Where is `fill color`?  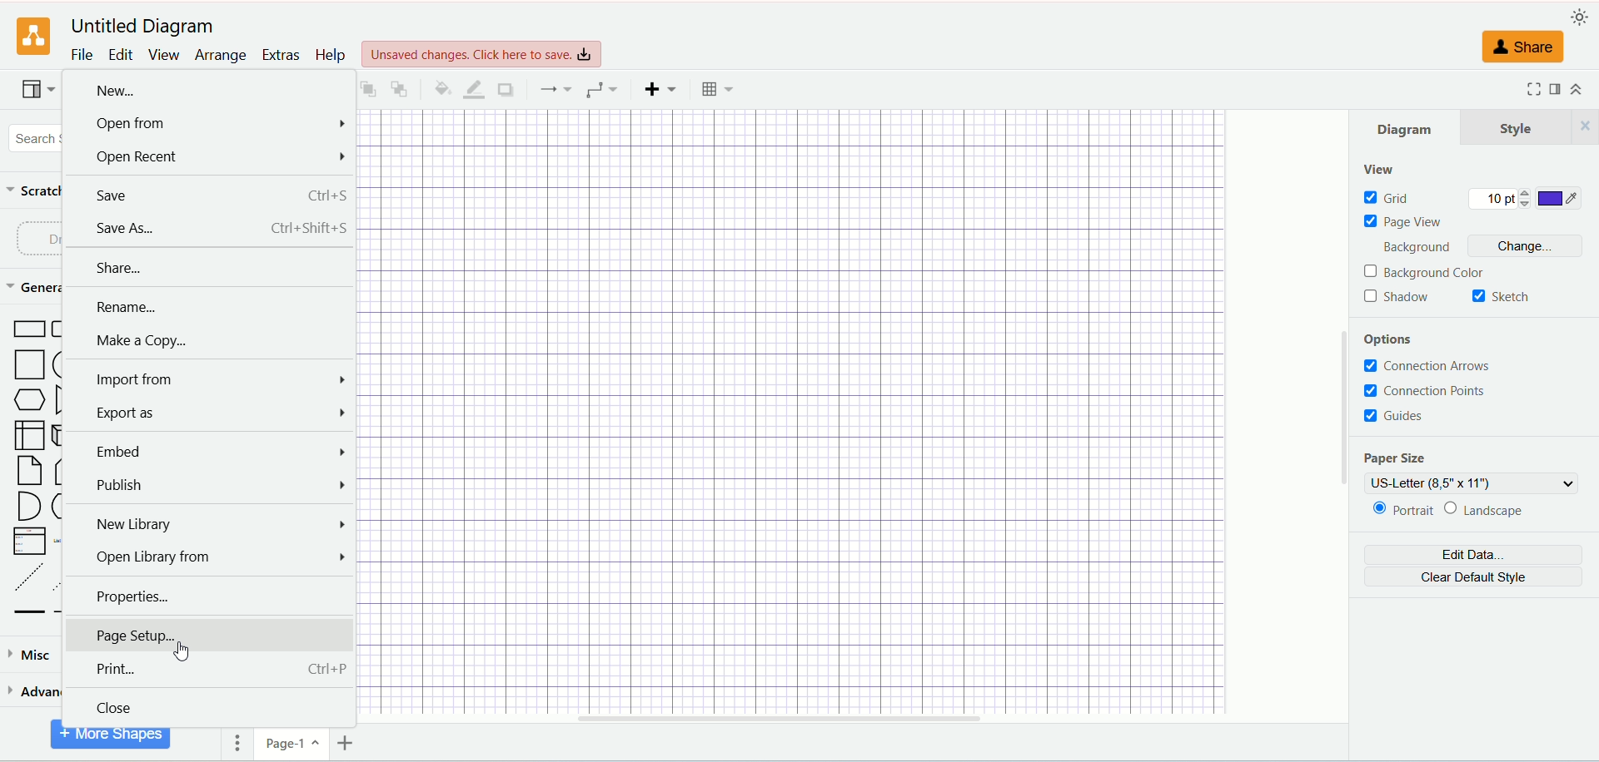
fill color is located at coordinates (439, 87).